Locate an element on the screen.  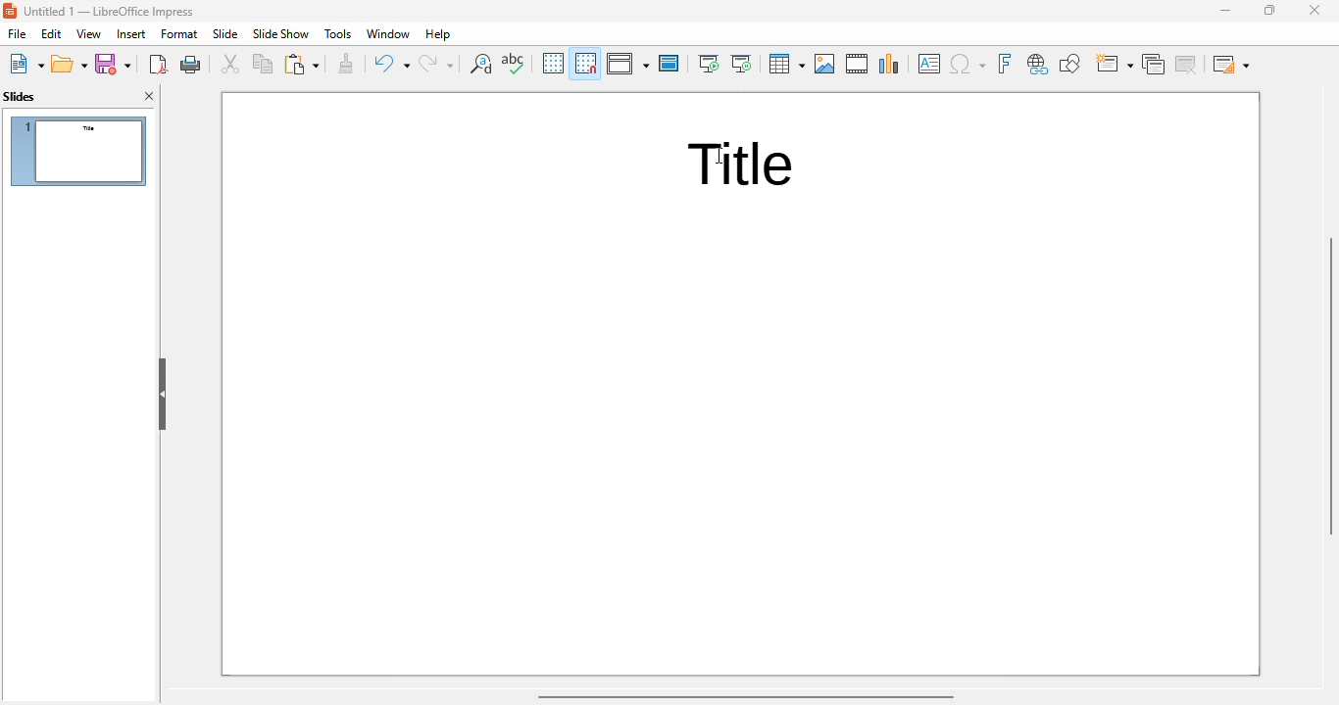
insert image is located at coordinates (825, 64).